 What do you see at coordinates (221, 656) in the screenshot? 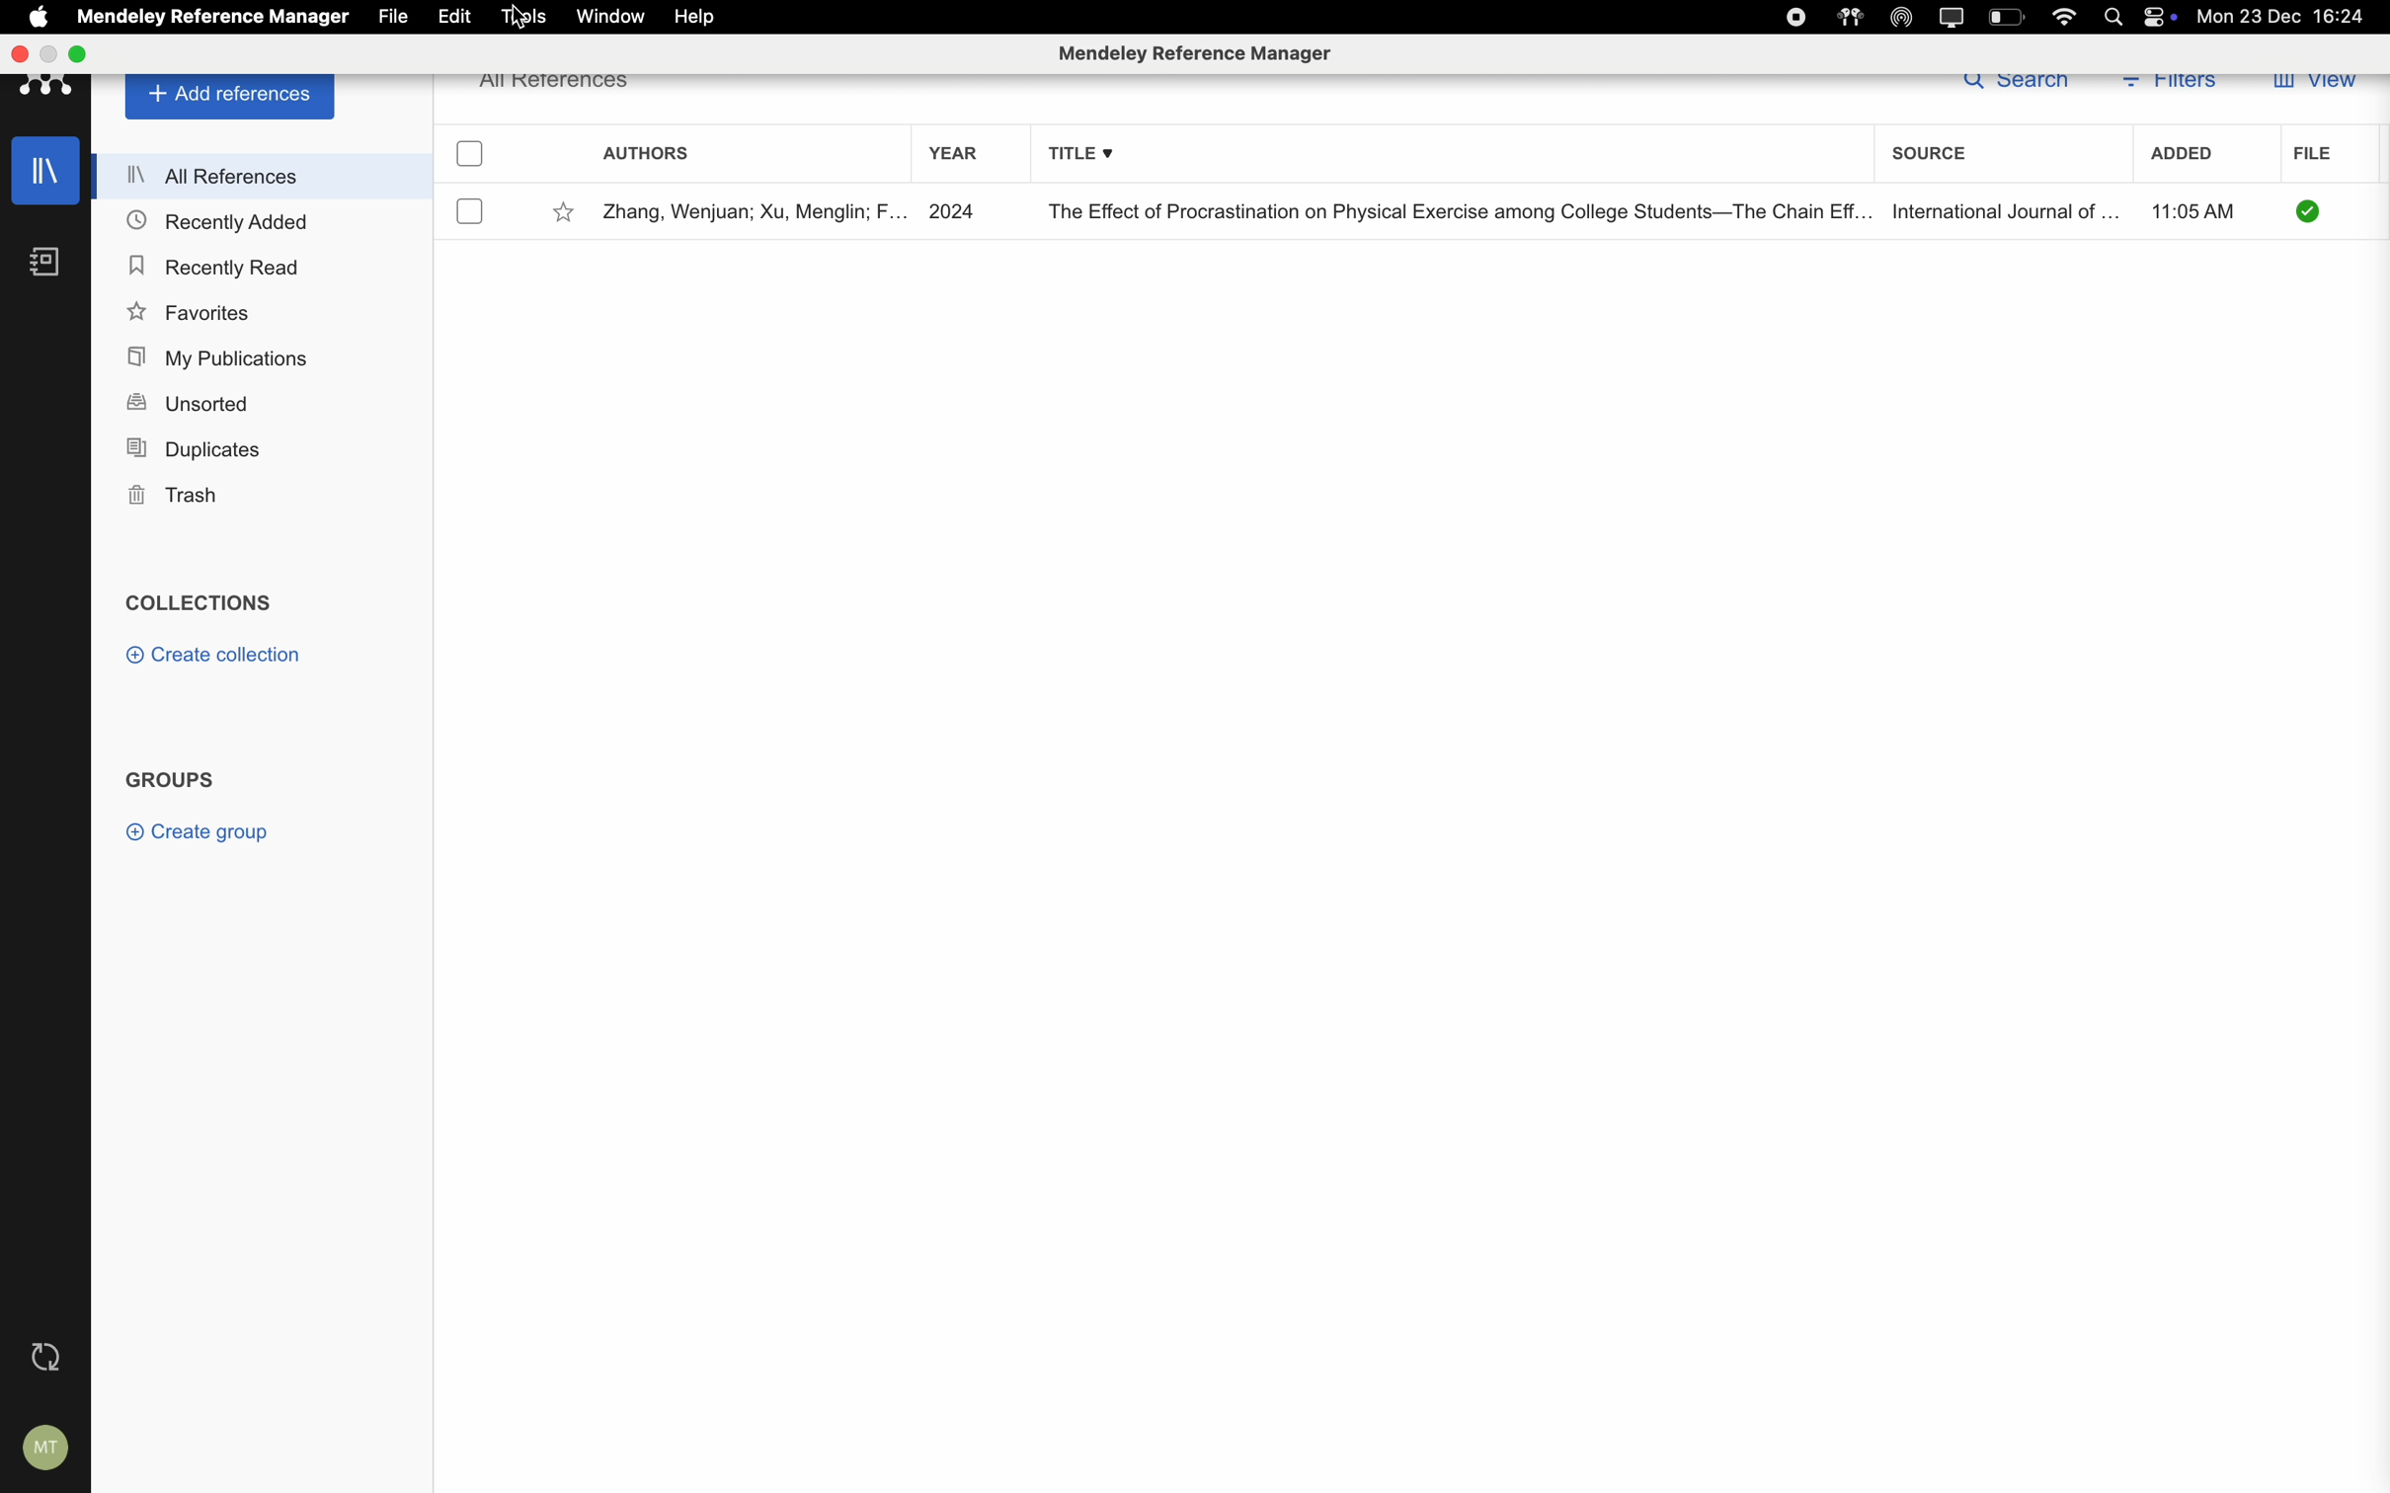
I see `create collection` at bounding box center [221, 656].